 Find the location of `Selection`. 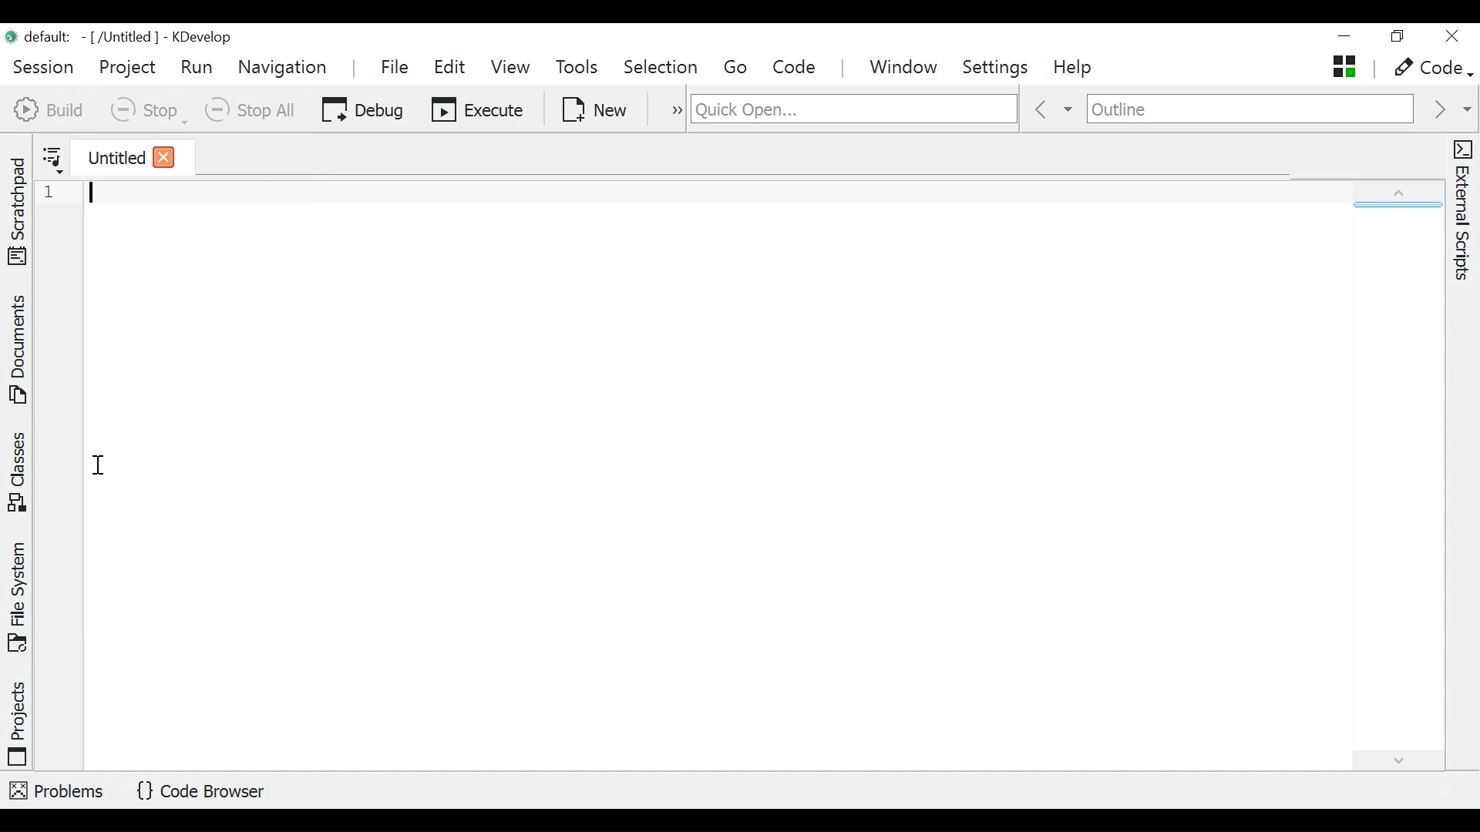

Selection is located at coordinates (663, 68).